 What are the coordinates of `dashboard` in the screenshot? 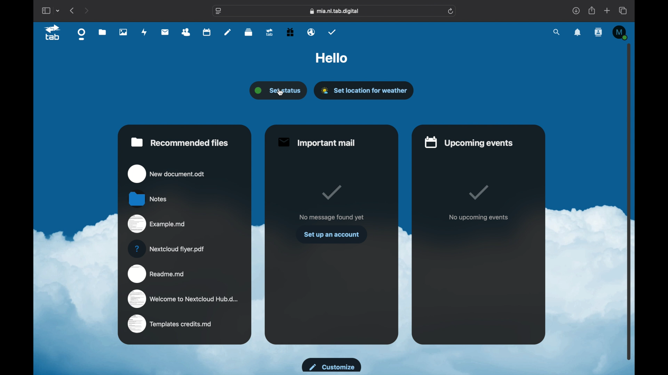 It's located at (82, 34).